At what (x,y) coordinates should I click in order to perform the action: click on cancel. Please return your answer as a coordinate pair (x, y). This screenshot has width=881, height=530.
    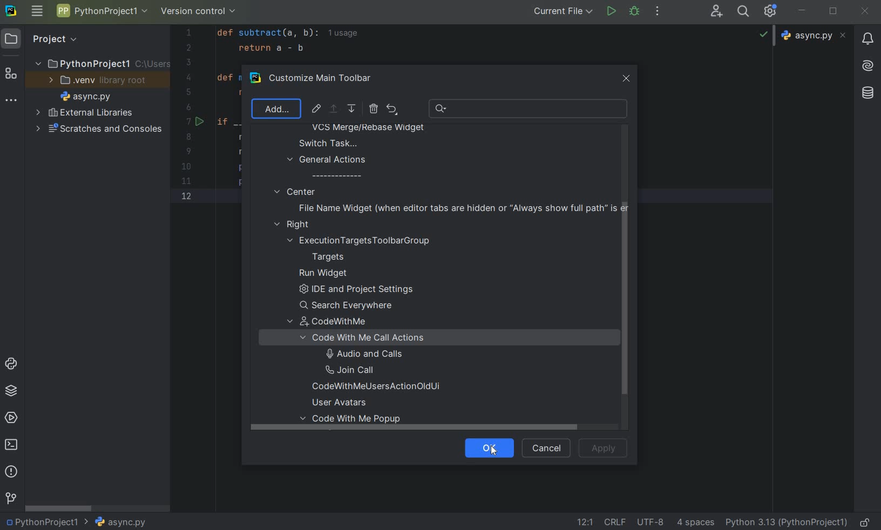
    Looking at the image, I should click on (544, 449).